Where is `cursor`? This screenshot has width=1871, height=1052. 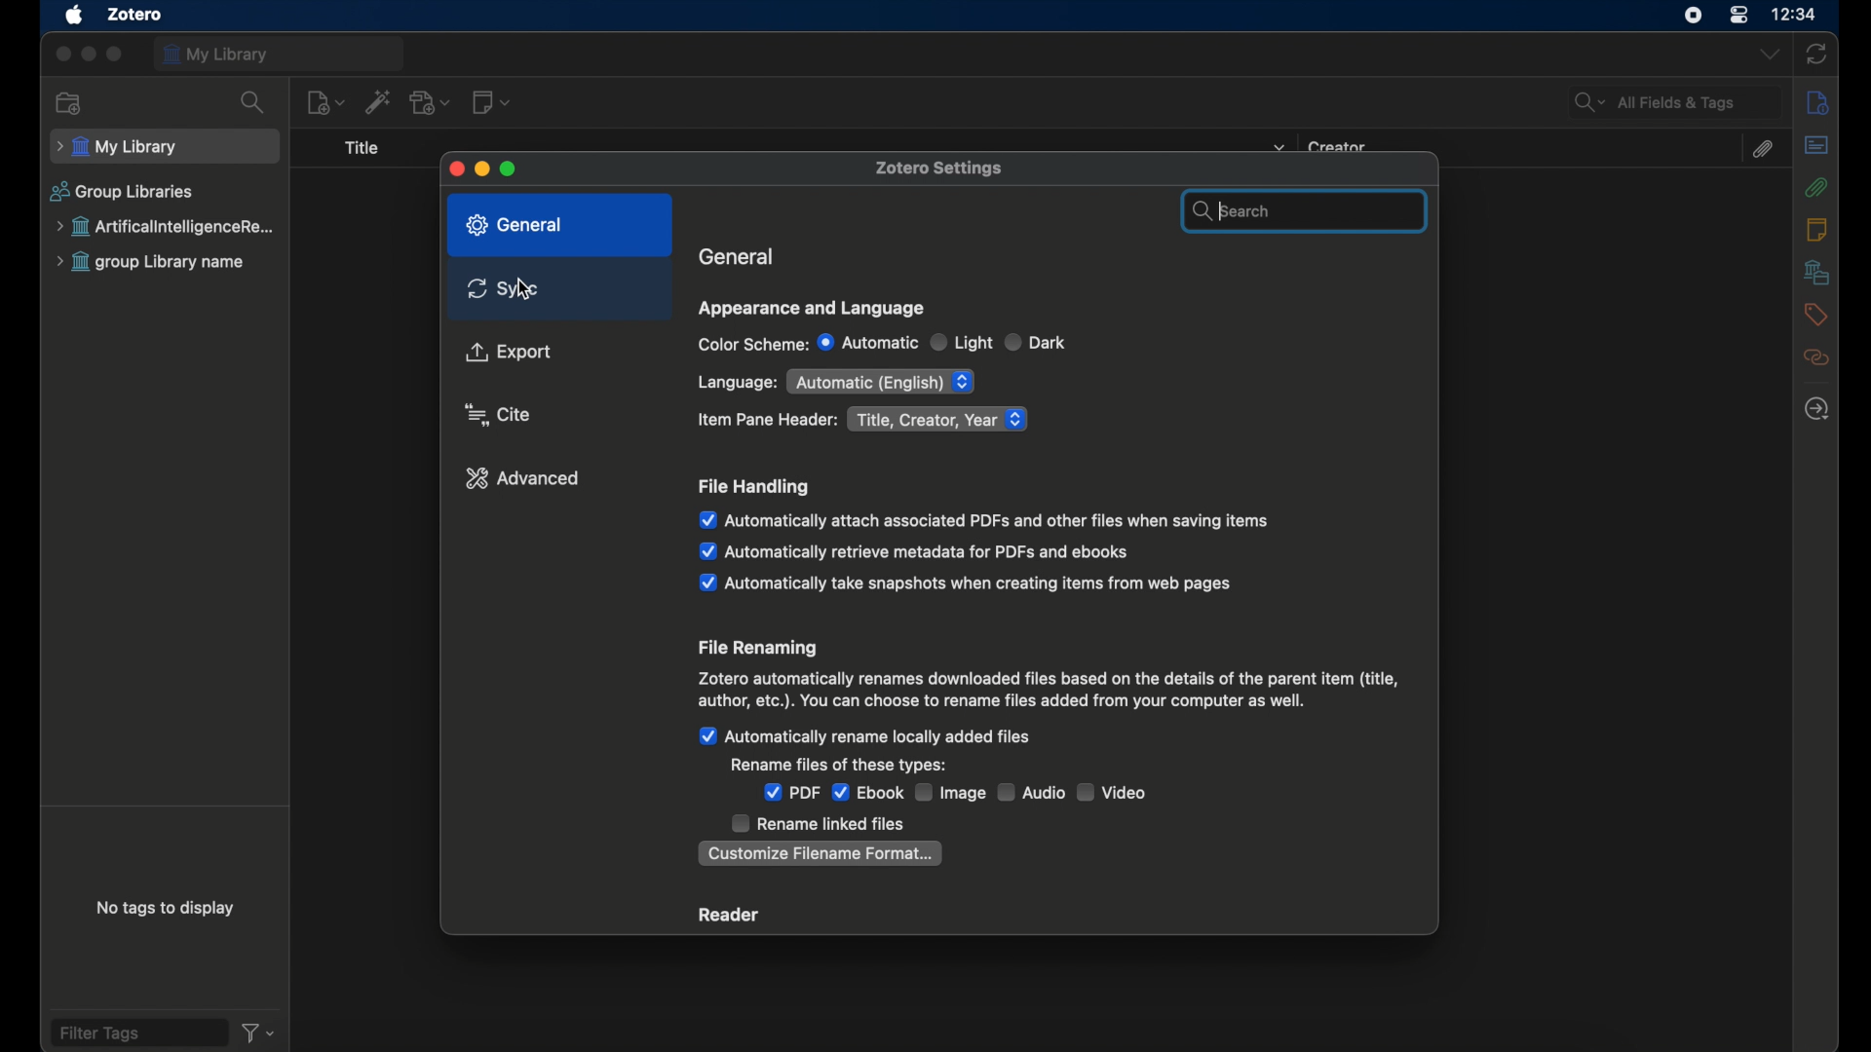
cursor is located at coordinates (522, 284).